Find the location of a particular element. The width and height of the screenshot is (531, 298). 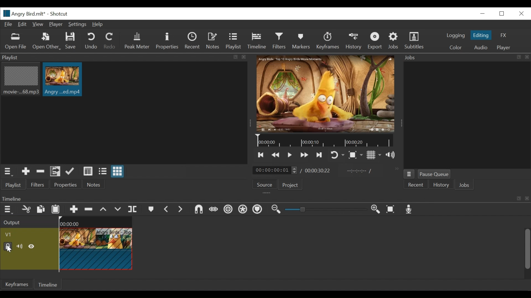

Filters is located at coordinates (279, 41).